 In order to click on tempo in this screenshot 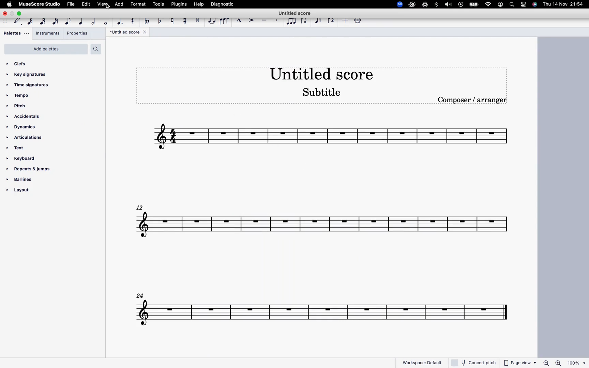, I will do `click(21, 96)`.